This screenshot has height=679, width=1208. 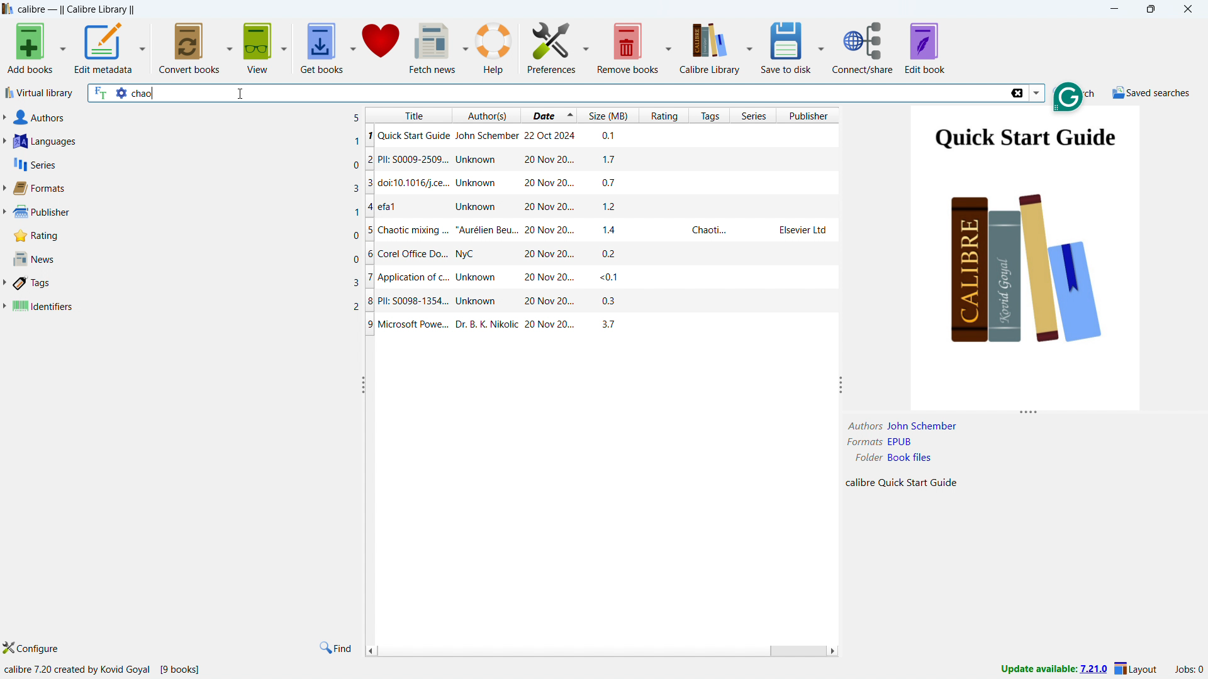 What do you see at coordinates (551, 47) in the screenshot?
I see `preference ` at bounding box center [551, 47].